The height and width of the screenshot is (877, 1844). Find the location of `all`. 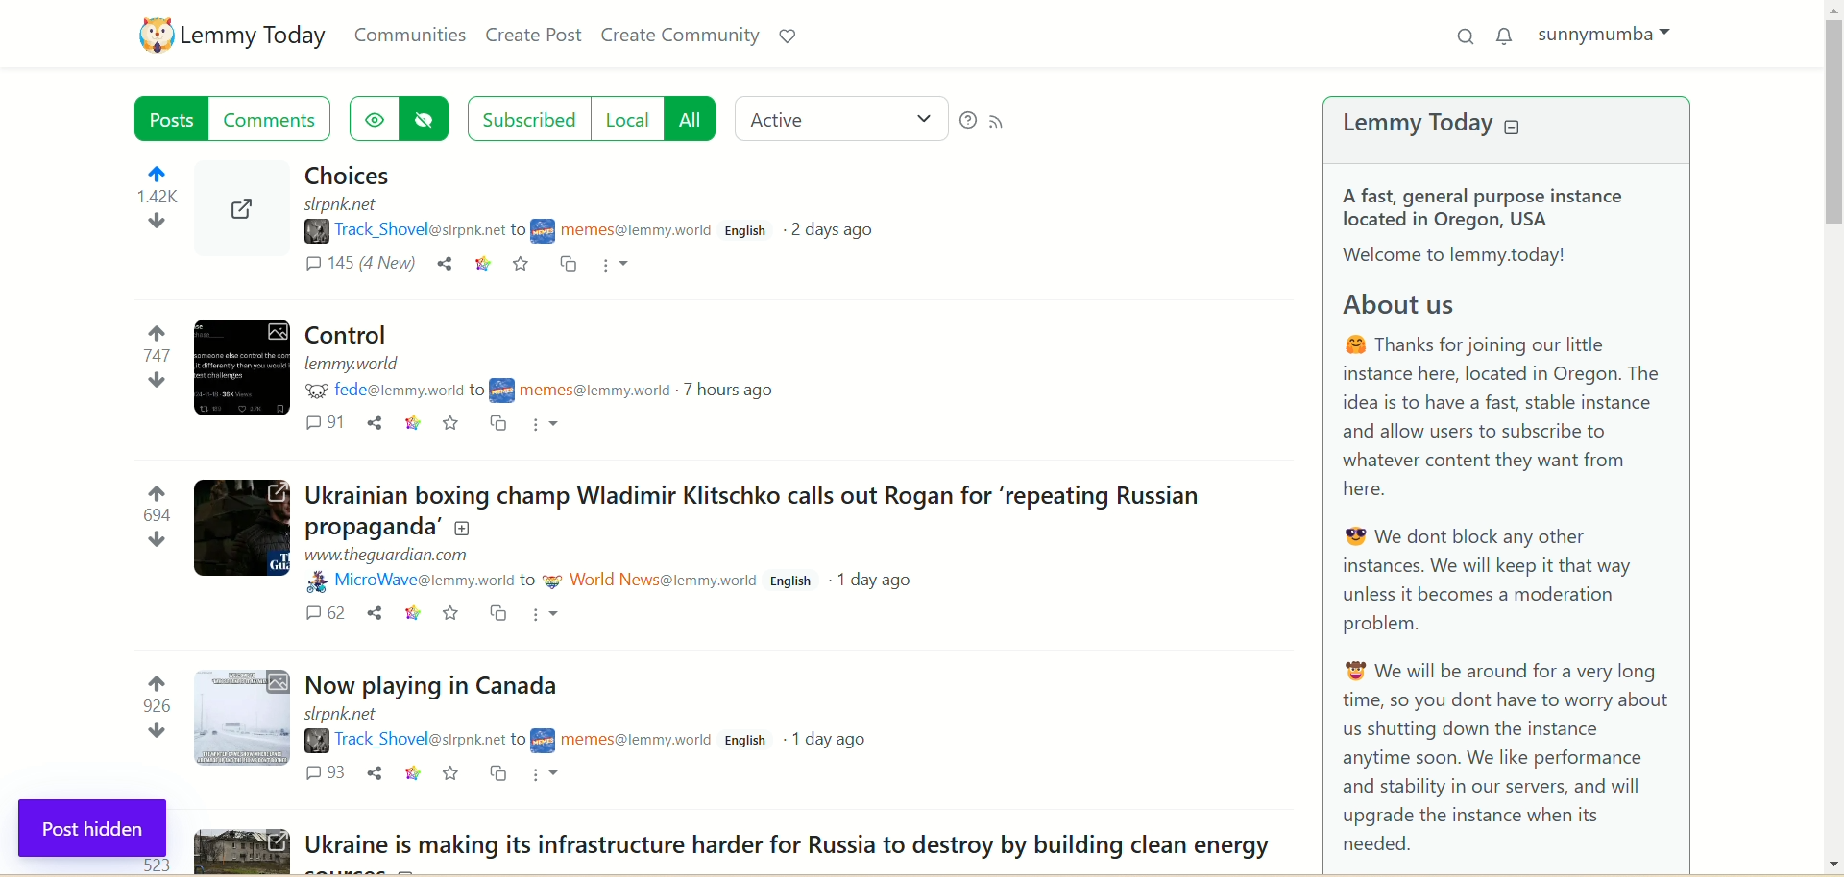

all is located at coordinates (690, 118).